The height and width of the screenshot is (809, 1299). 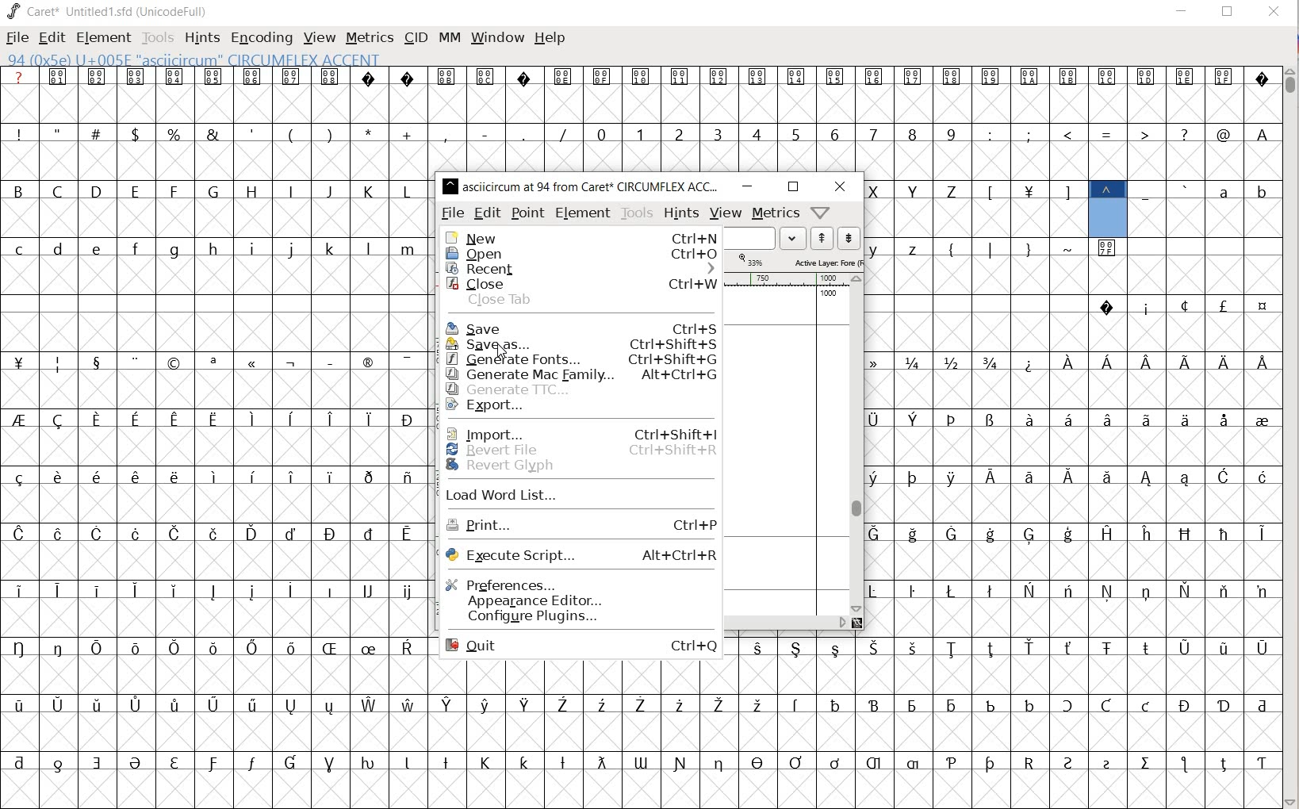 What do you see at coordinates (53, 38) in the screenshot?
I see `EDIT` at bounding box center [53, 38].